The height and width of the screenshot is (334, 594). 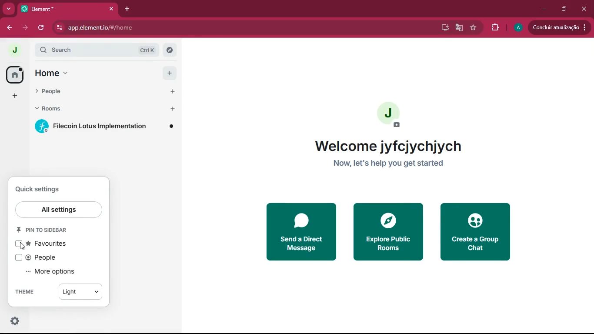 What do you see at coordinates (12, 321) in the screenshot?
I see `options` at bounding box center [12, 321].